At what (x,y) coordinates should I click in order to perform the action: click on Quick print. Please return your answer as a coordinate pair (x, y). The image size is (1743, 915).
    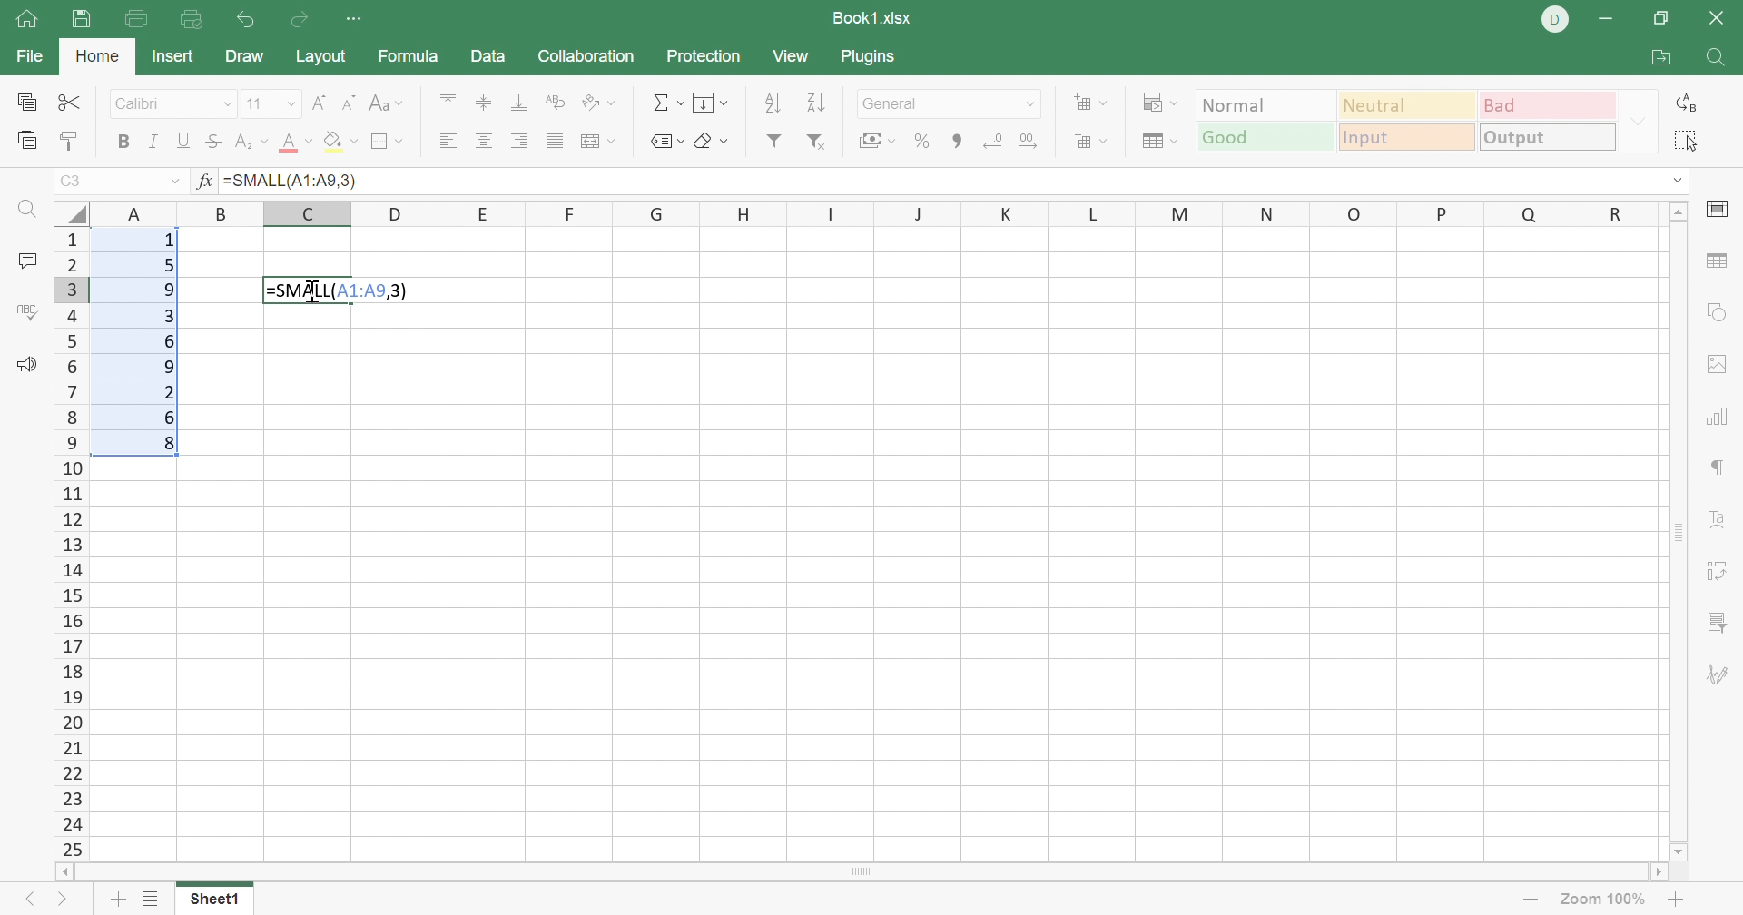
    Looking at the image, I should click on (190, 18).